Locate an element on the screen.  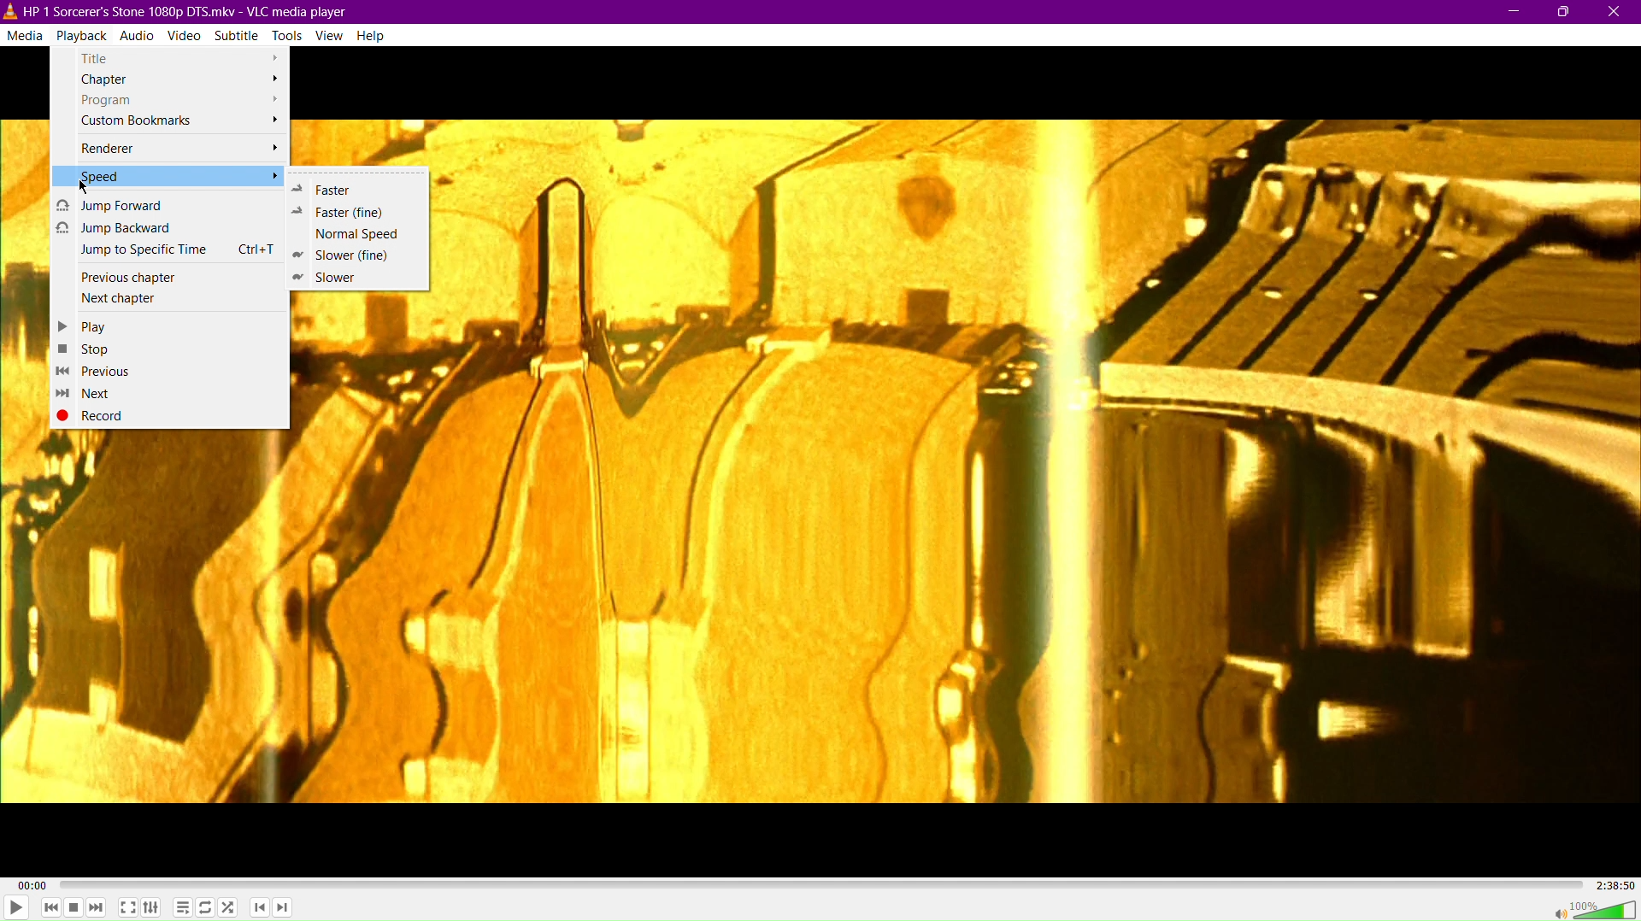
Chapter is located at coordinates (173, 80).